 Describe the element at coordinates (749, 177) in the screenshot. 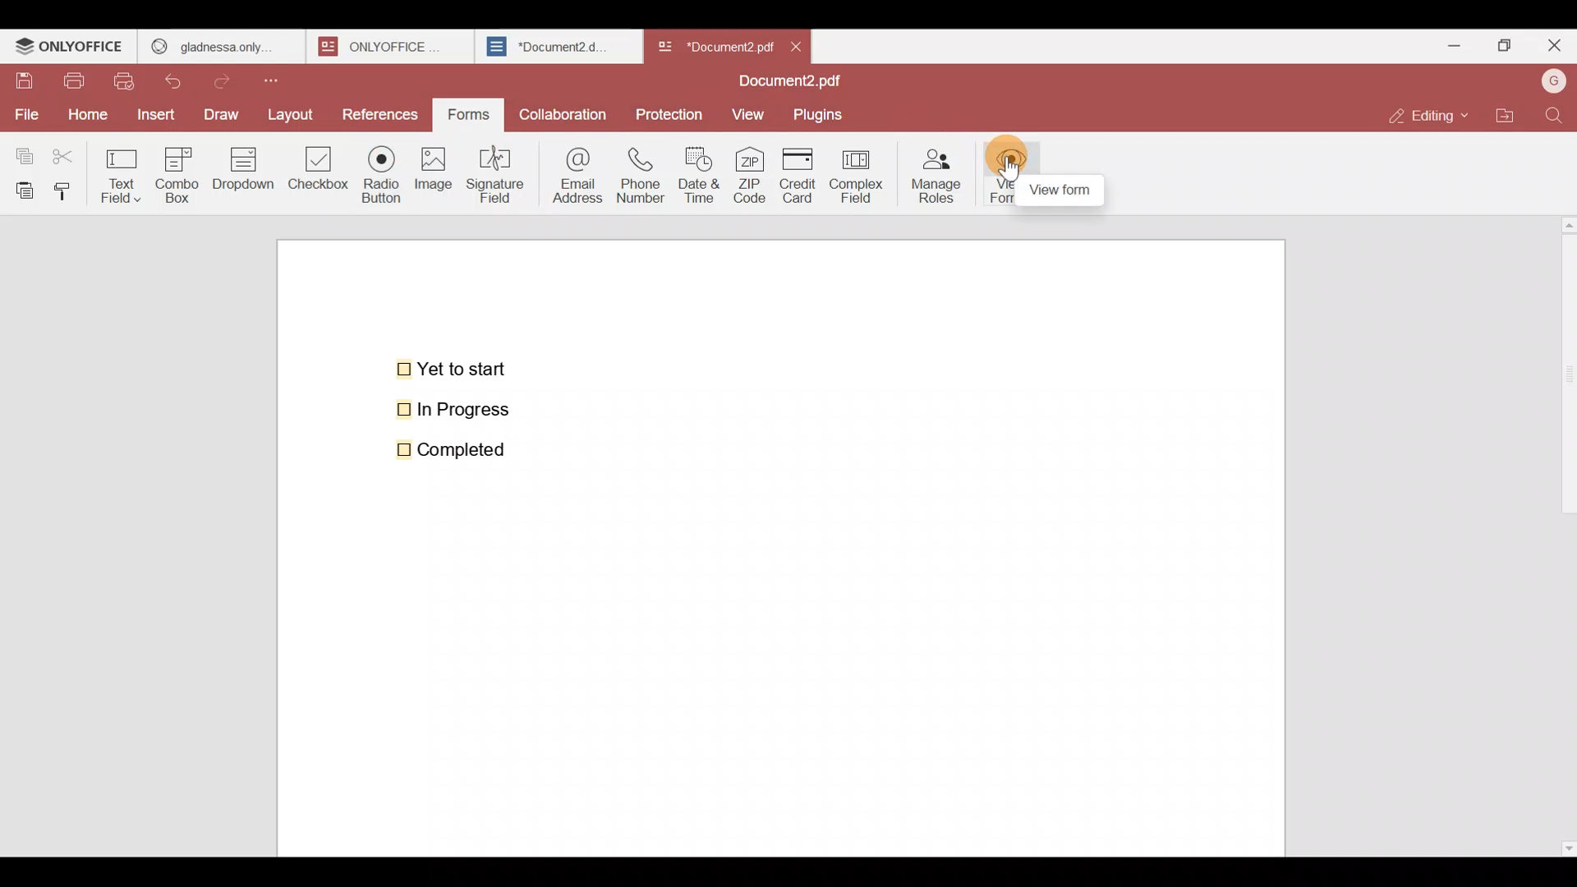

I see `ZIP code` at that location.